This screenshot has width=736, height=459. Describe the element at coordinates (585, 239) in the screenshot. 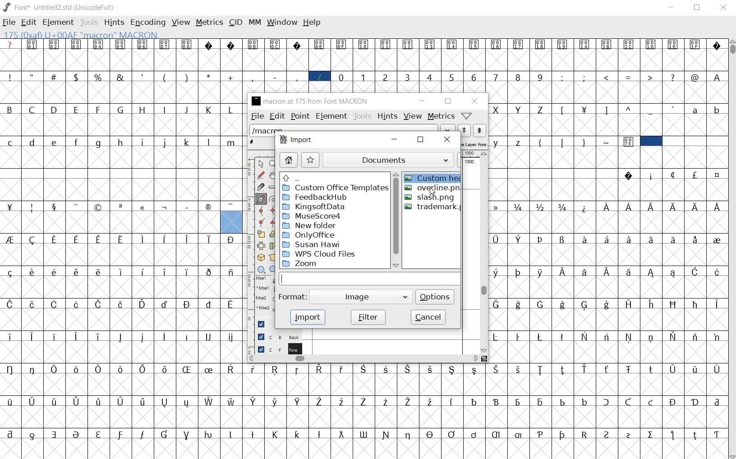

I see `Symbol` at that location.